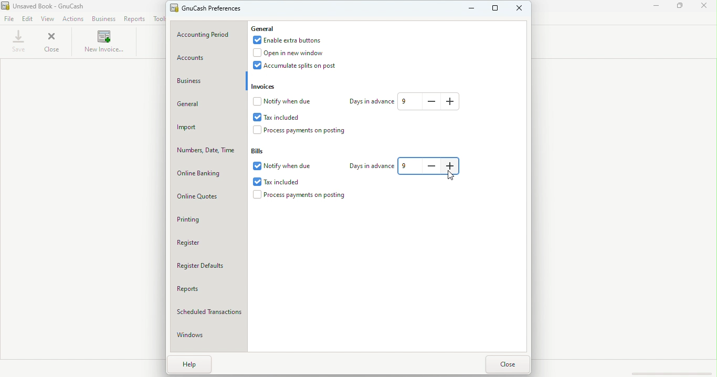 The height and width of the screenshot is (377, 717). Describe the element at coordinates (186, 364) in the screenshot. I see `Help` at that location.